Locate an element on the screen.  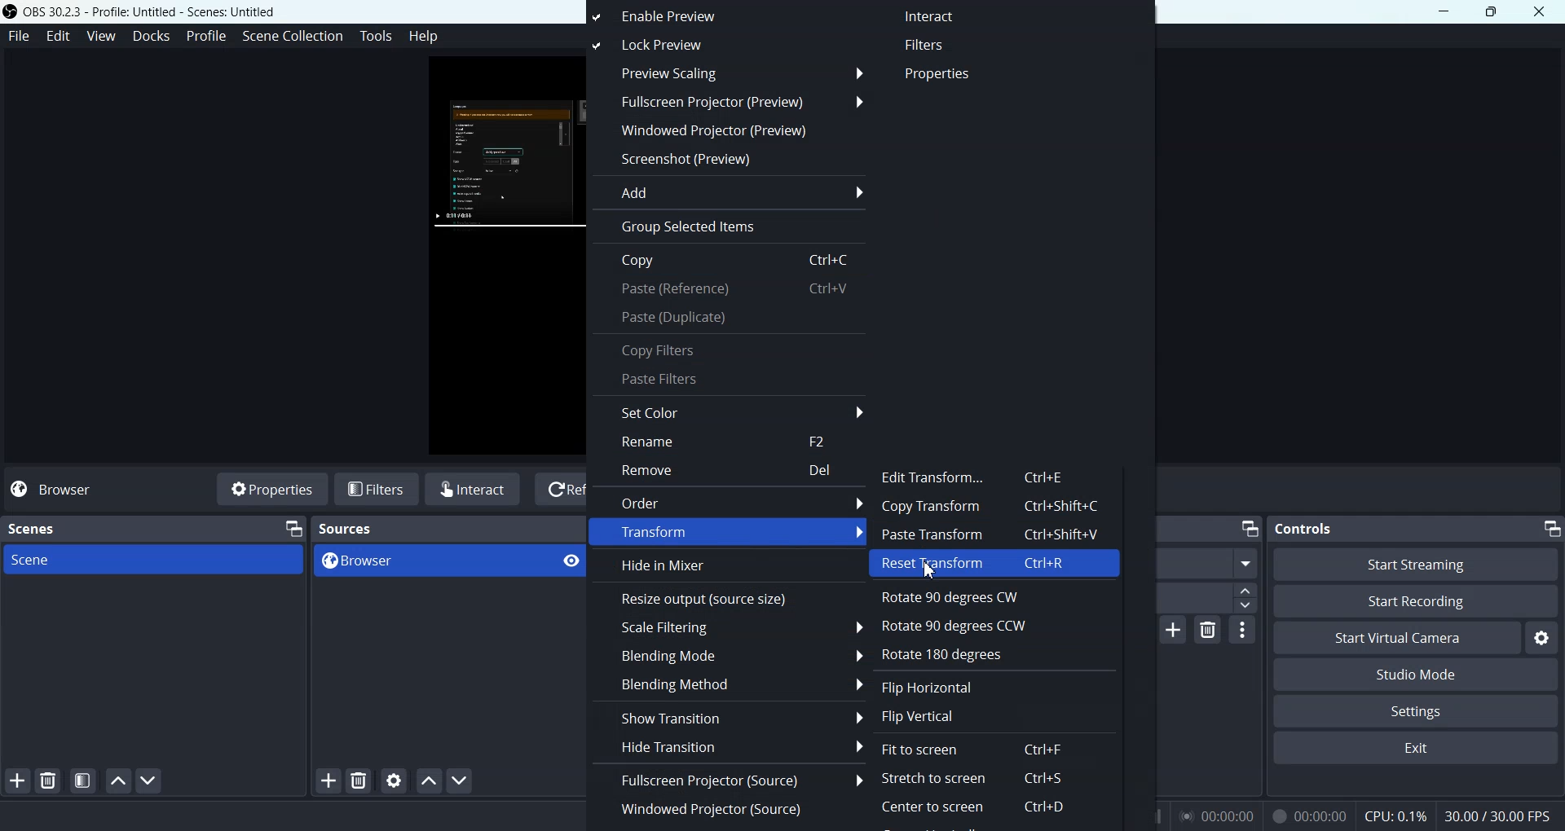
Copy is located at coordinates (730, 261).